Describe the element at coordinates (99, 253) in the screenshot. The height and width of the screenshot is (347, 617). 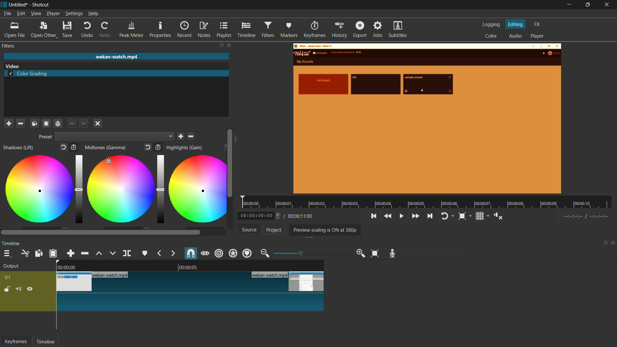
I see `lift` at that location.